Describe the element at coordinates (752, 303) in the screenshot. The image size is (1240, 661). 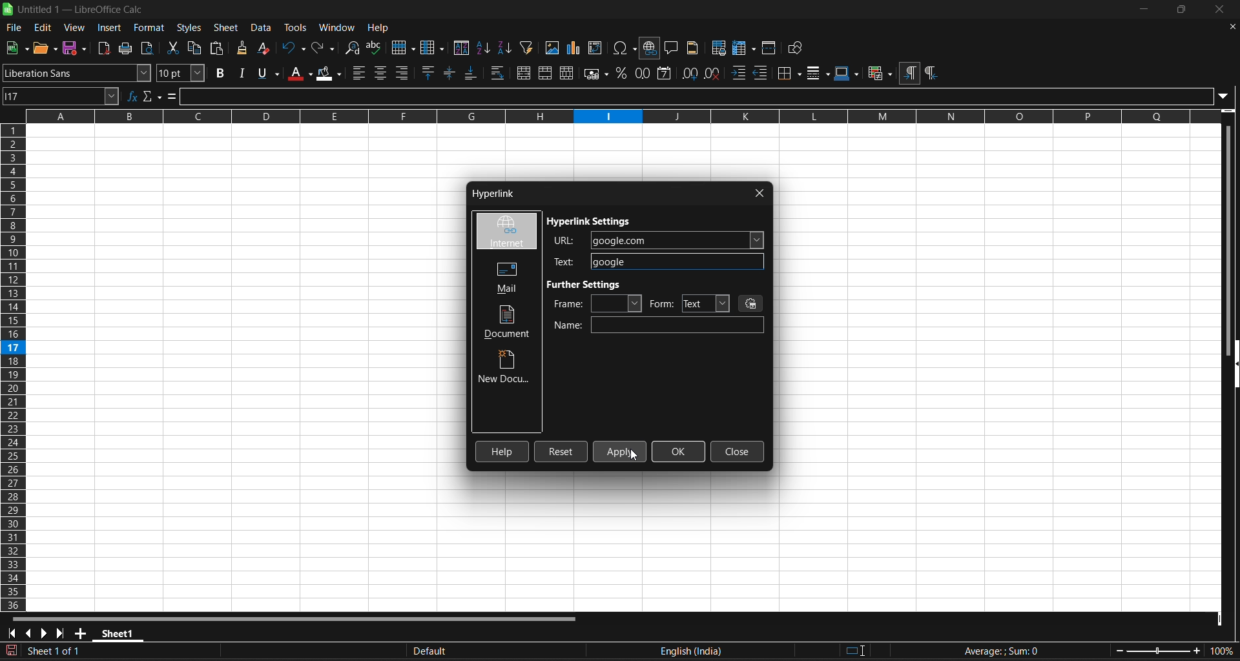
I see `events` at that location.